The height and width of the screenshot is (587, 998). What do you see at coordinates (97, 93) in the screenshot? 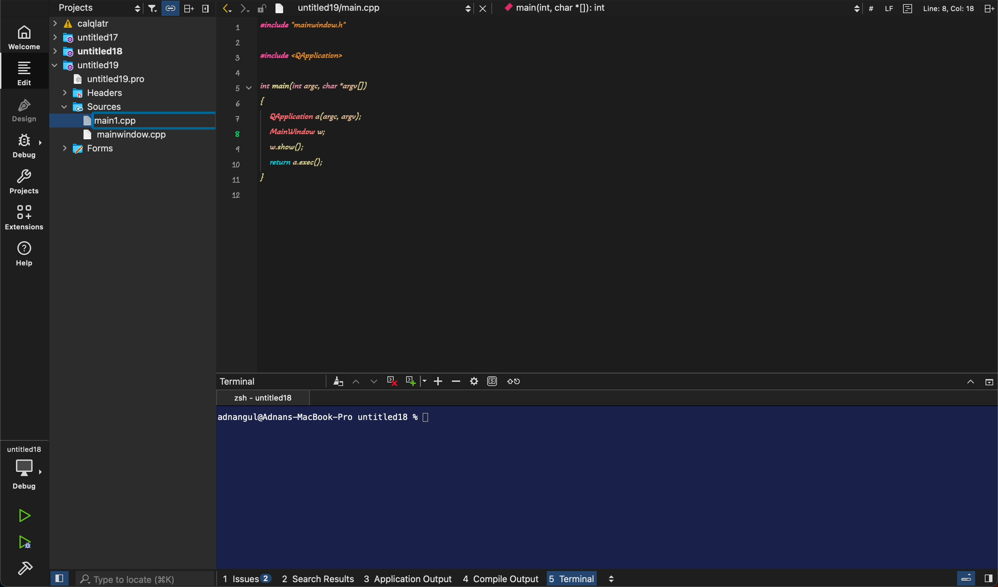
I see `headers` at bounding box center [97, 93].